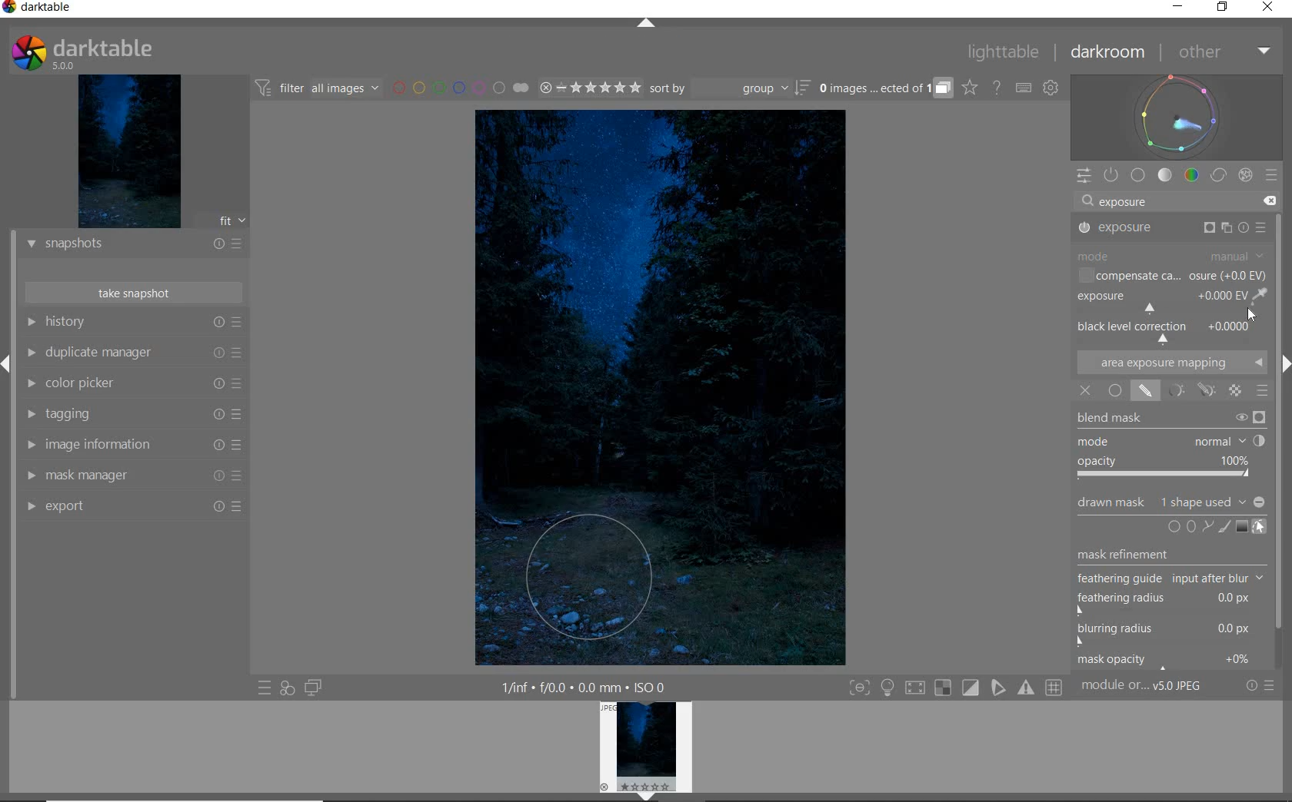 The image size is (1292, 802). What do you see at coordinates (131, 322) in the screenshot?
I see `HISTORY` at bounding box center [131, 322].